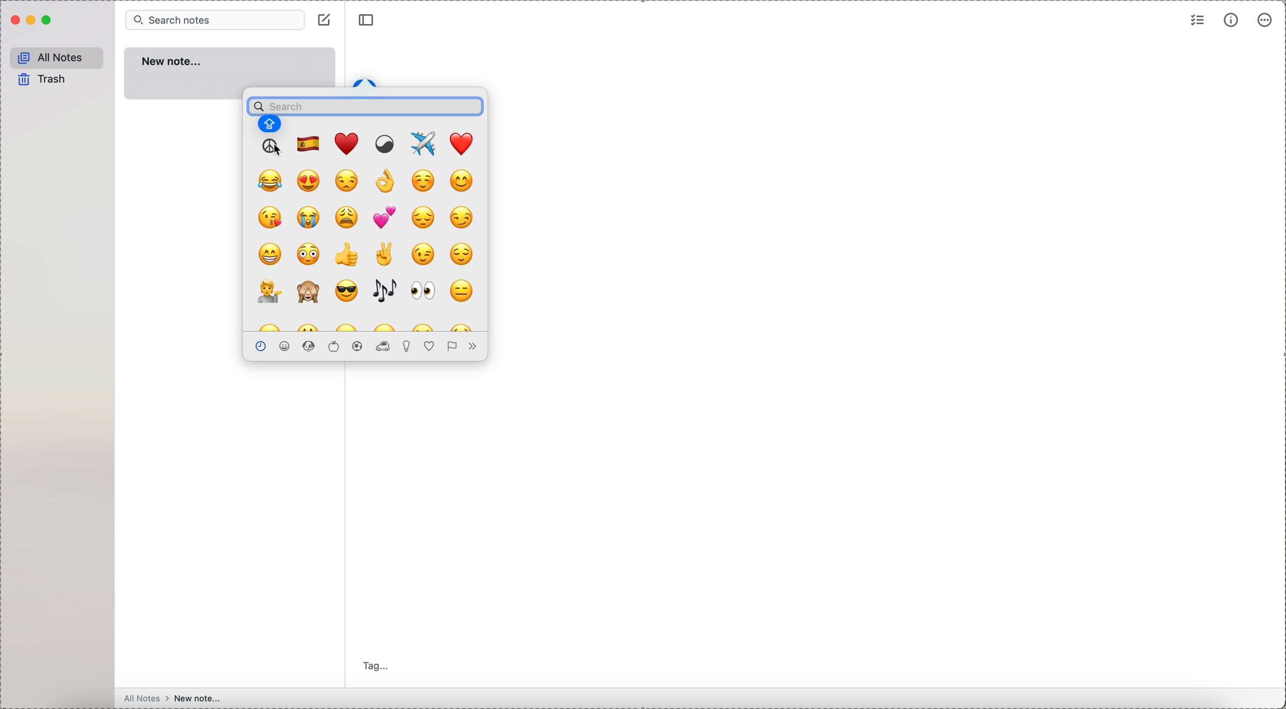 The width and height of the screenshot is (1286, 709). I want to click on emoji, so click(267, 291).